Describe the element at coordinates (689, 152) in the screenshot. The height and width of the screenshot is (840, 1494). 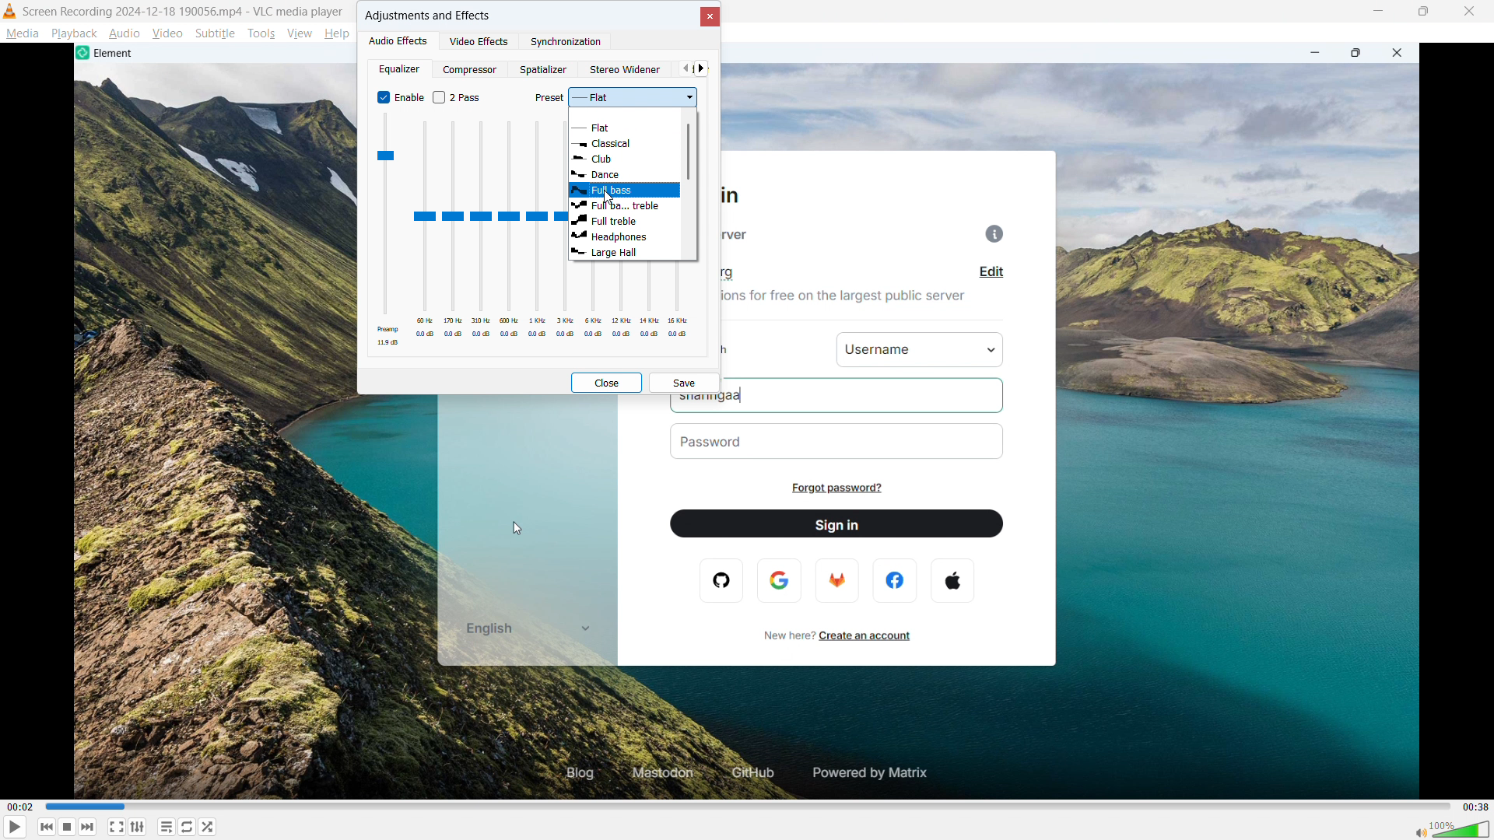
I see `Vertical scroll bar ` at that location.